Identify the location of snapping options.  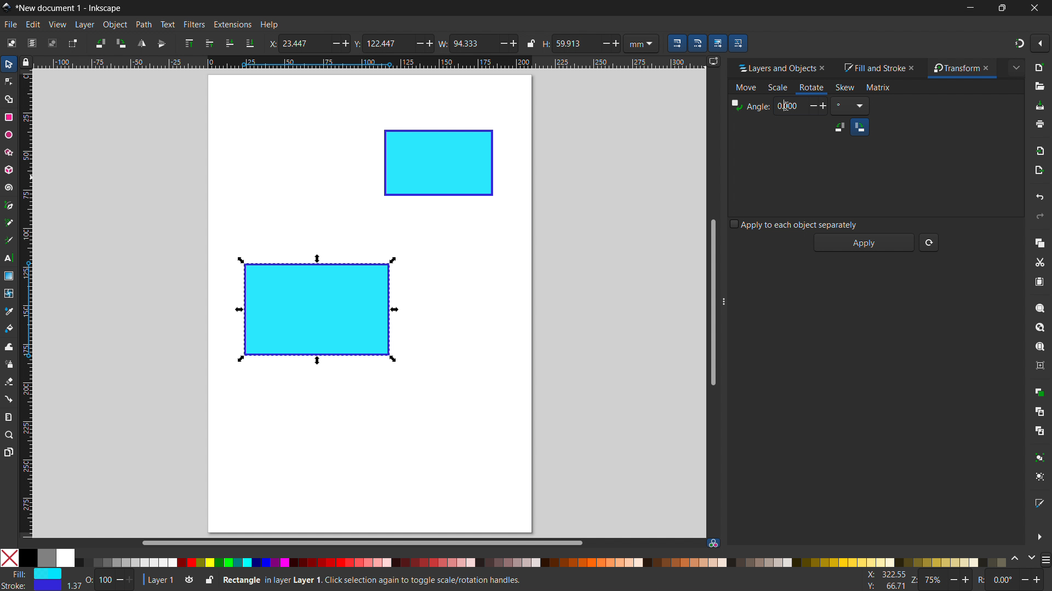
(1040, 43).